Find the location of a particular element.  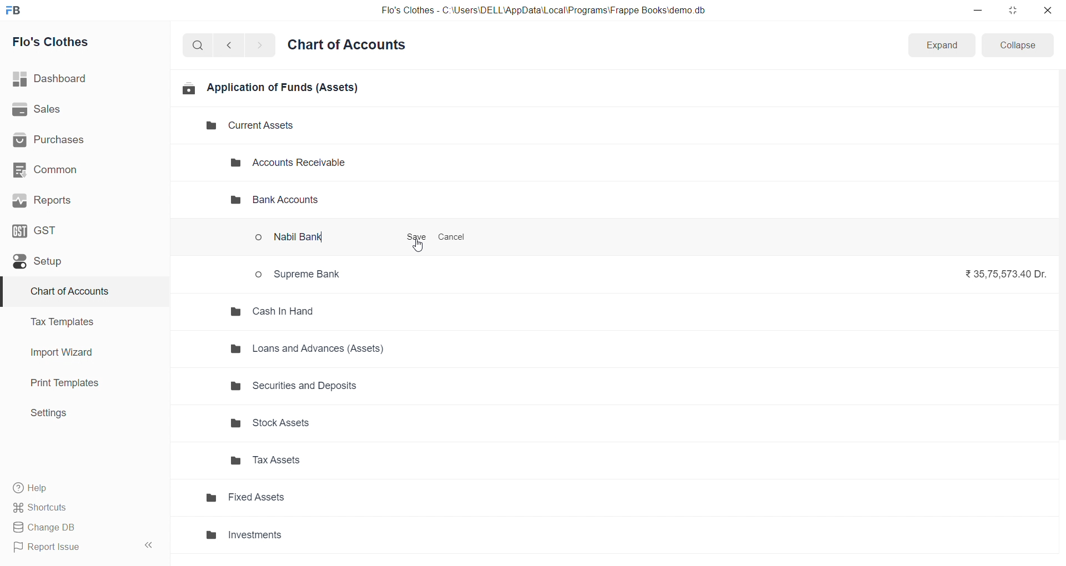

Supreme Bank is located at coordinates (302, 274).